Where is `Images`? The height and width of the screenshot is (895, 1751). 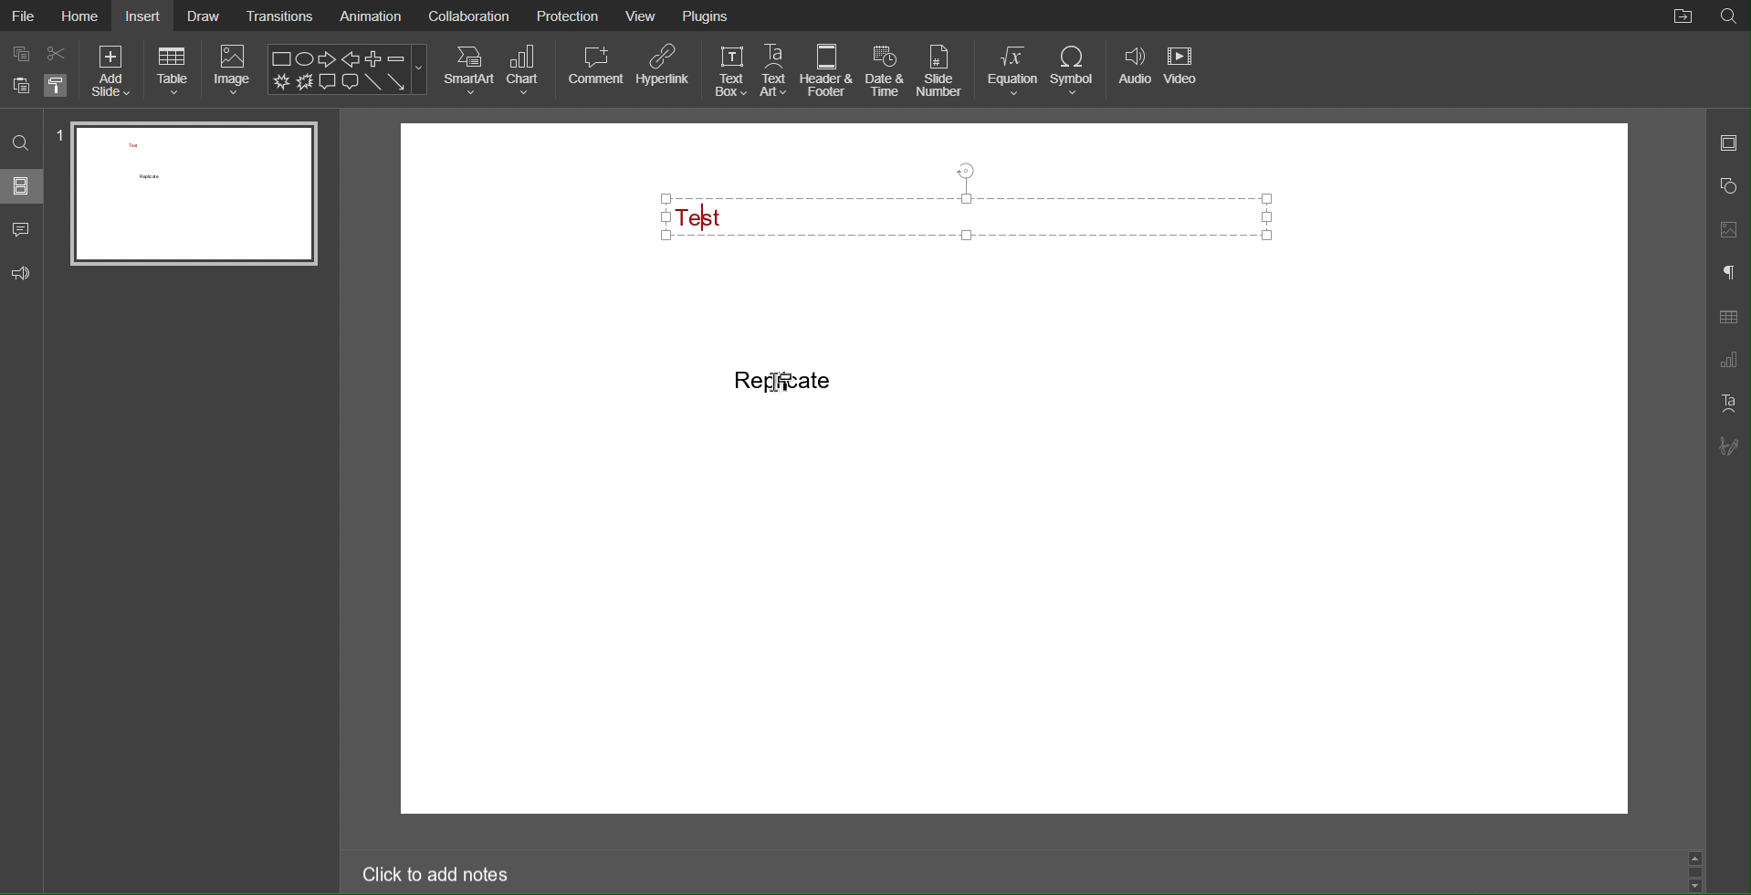 Images is located at coordinates (1728, 226).